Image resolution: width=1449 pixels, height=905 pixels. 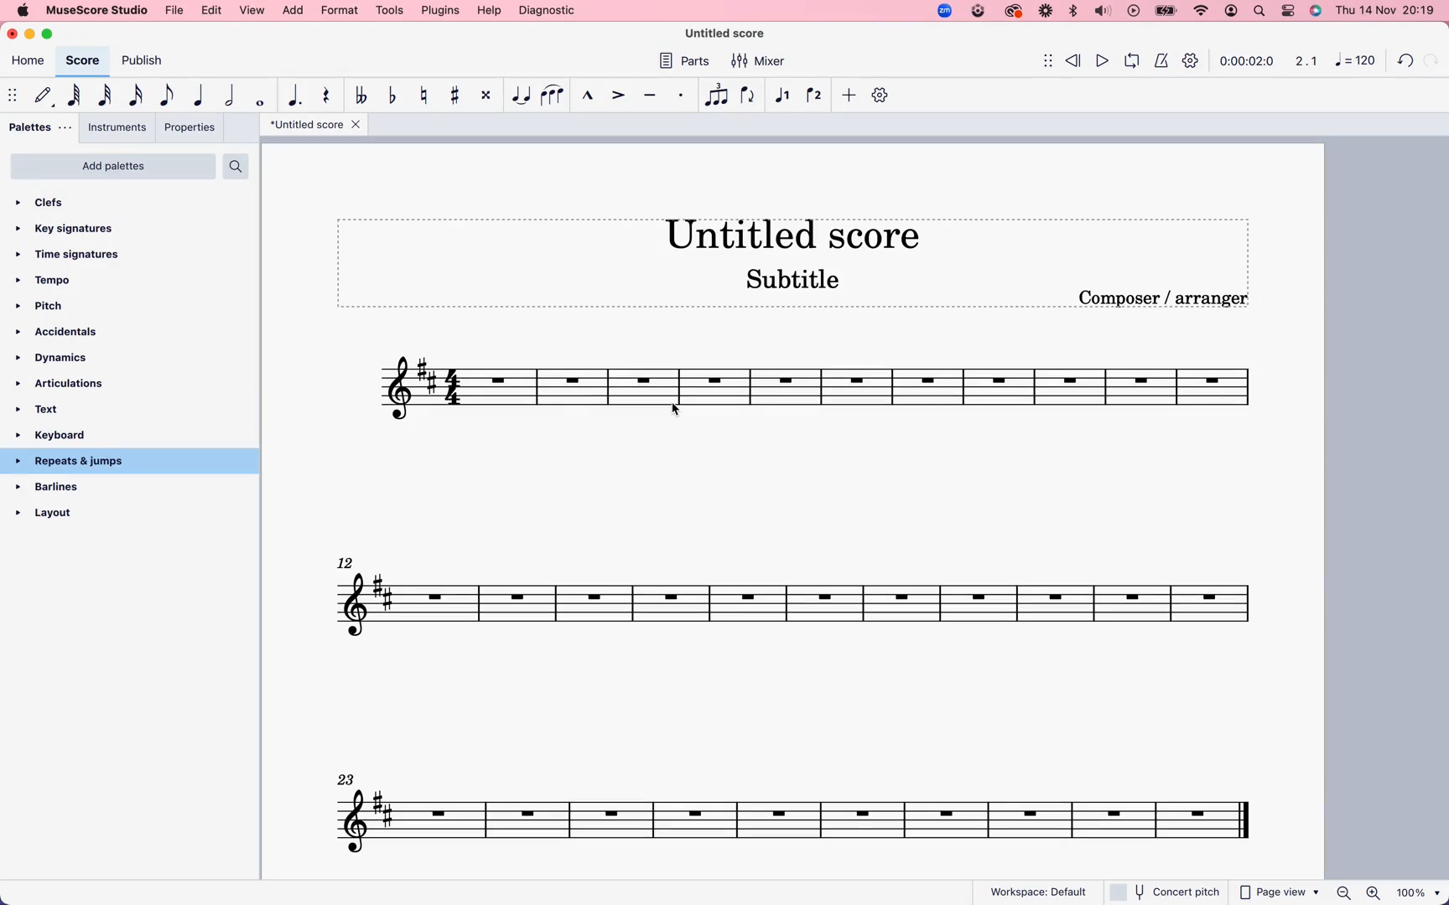 What do you see at coordinates (1133, 12) in the screenshot?
I see `play` at bounding box center [1133, 12].